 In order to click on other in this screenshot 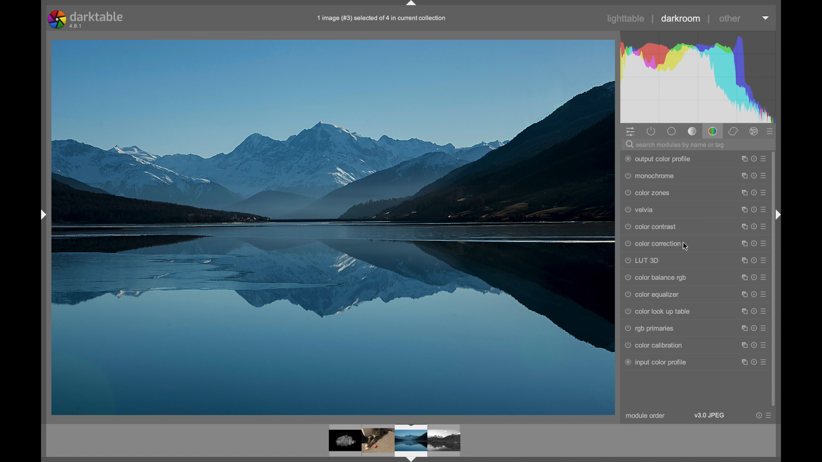, I will do `click(730, 19)`.